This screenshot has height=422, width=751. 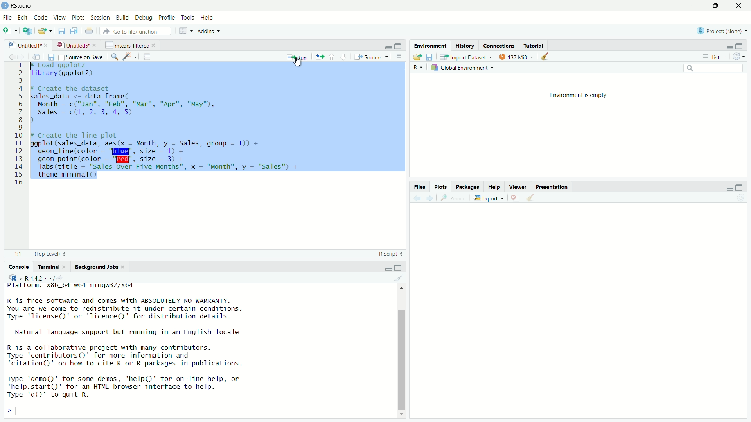 I want to click on 15:18, so click(x=20, y=254).